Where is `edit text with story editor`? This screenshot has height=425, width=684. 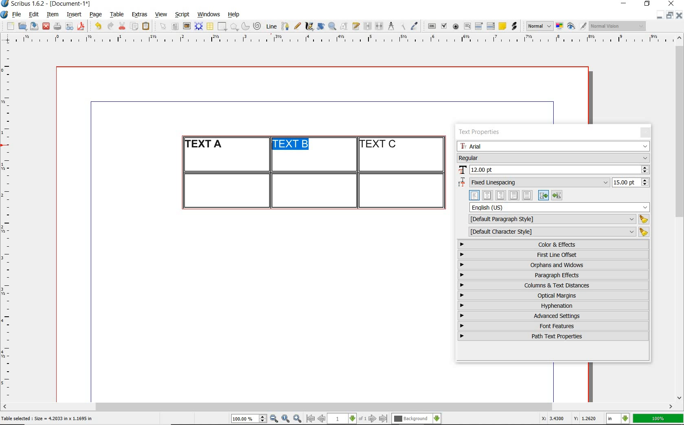 edit text with story editor is located at coordinates (356, 26).